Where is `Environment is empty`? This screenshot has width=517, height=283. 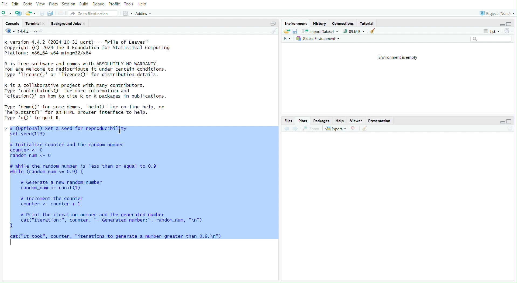
Environment is empty is located at coordinates (400, 57).